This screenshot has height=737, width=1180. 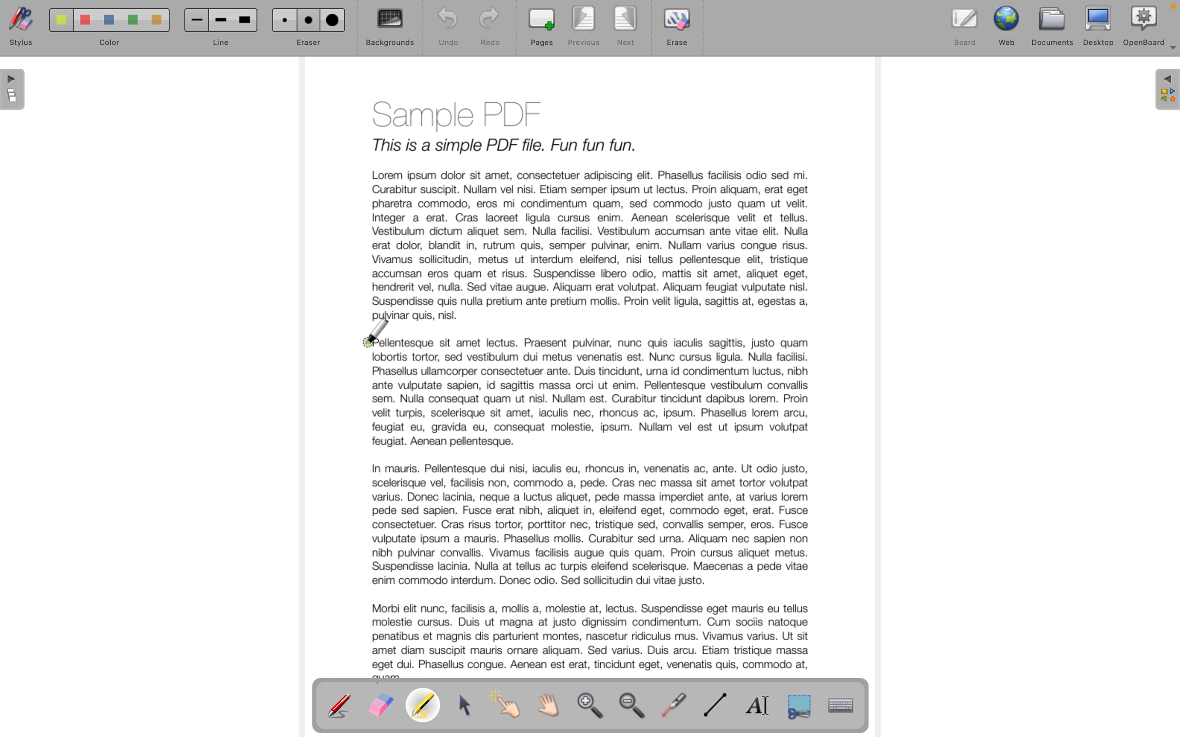 I want to click on redo, so click(x=490, y=28).